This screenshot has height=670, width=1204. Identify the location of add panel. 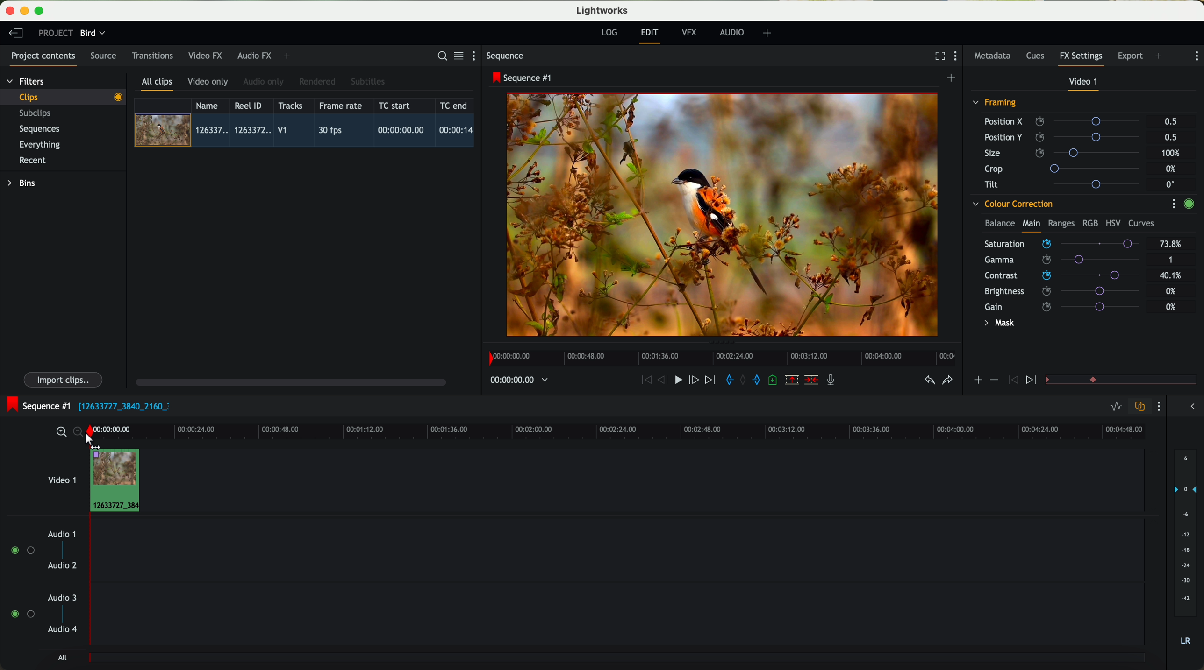
(1161, 57).